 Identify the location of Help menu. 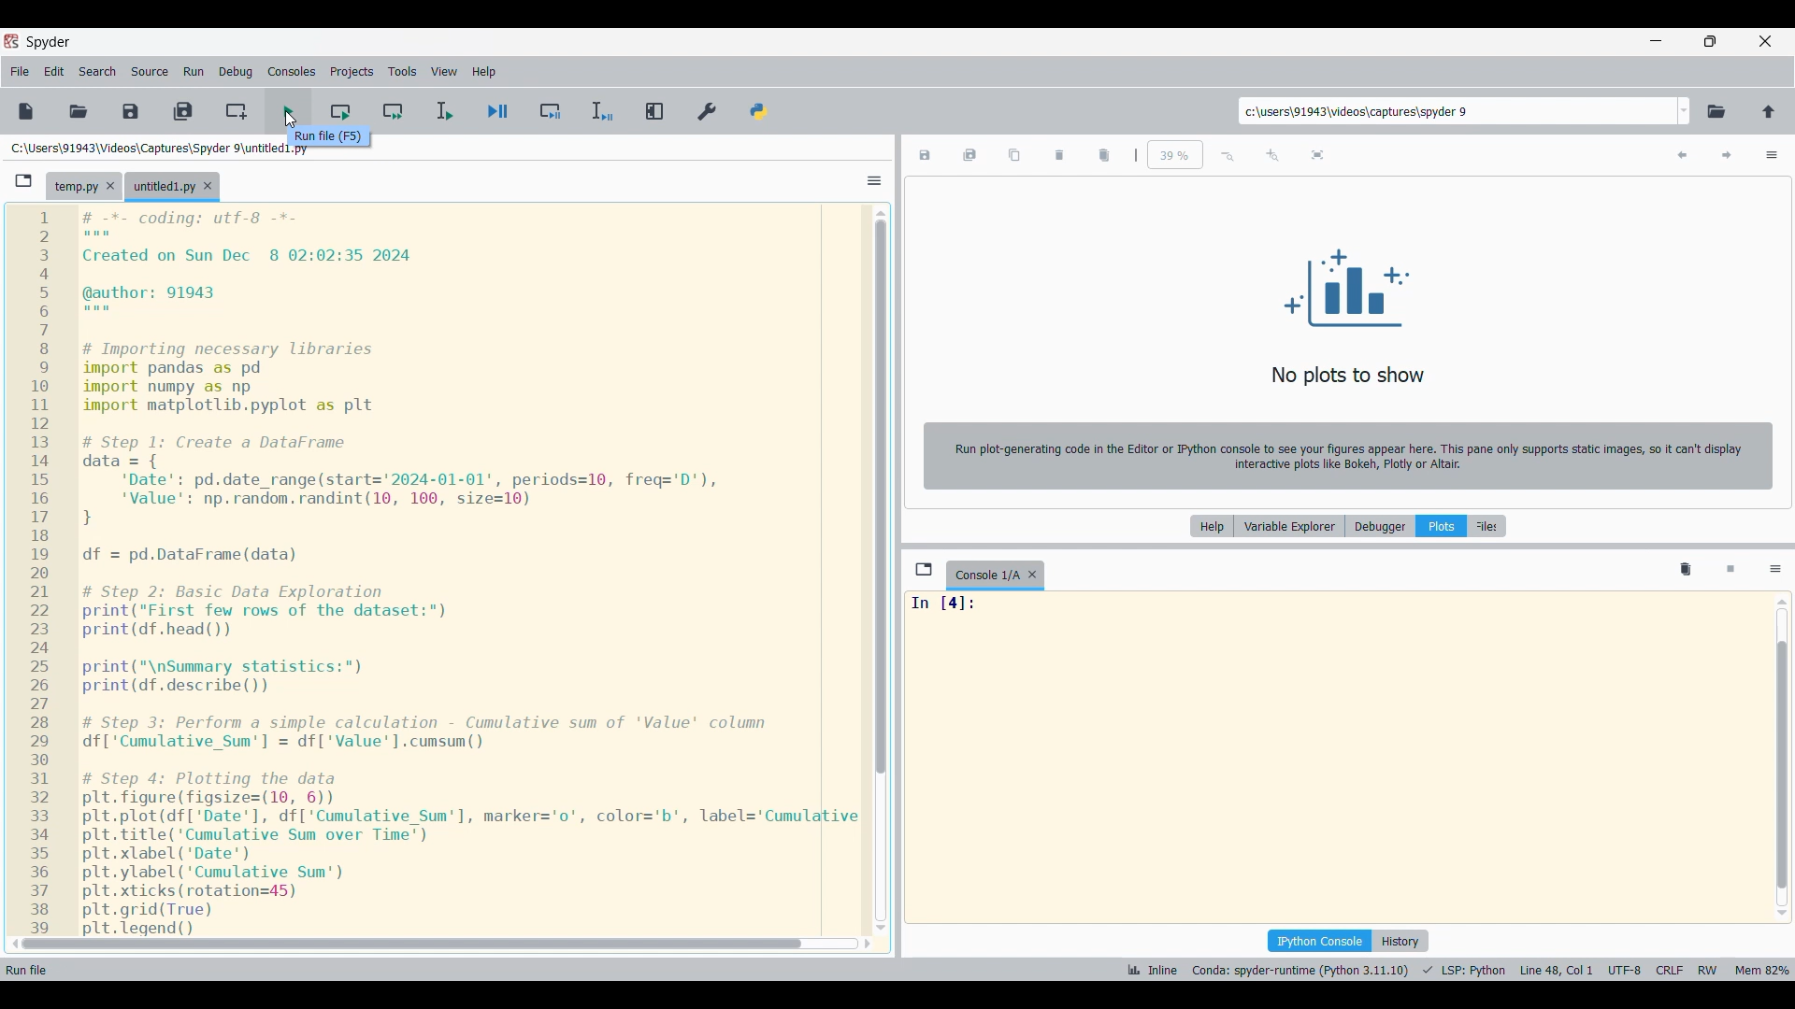
(484, 72).